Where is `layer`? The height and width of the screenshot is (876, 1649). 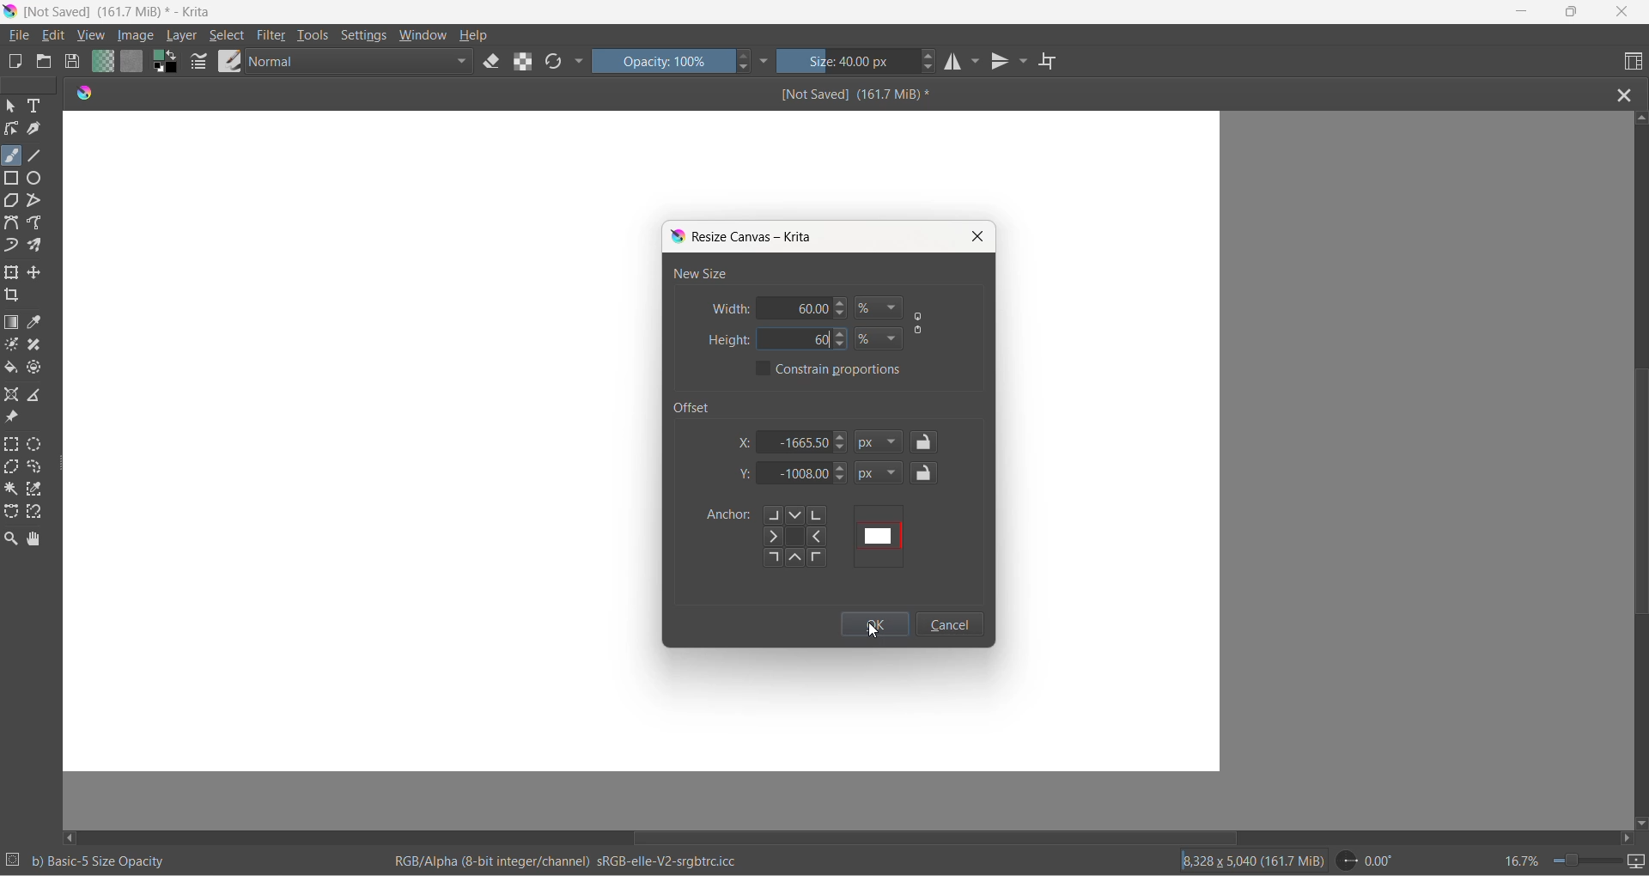 layer is located at coordinates (184, 36).